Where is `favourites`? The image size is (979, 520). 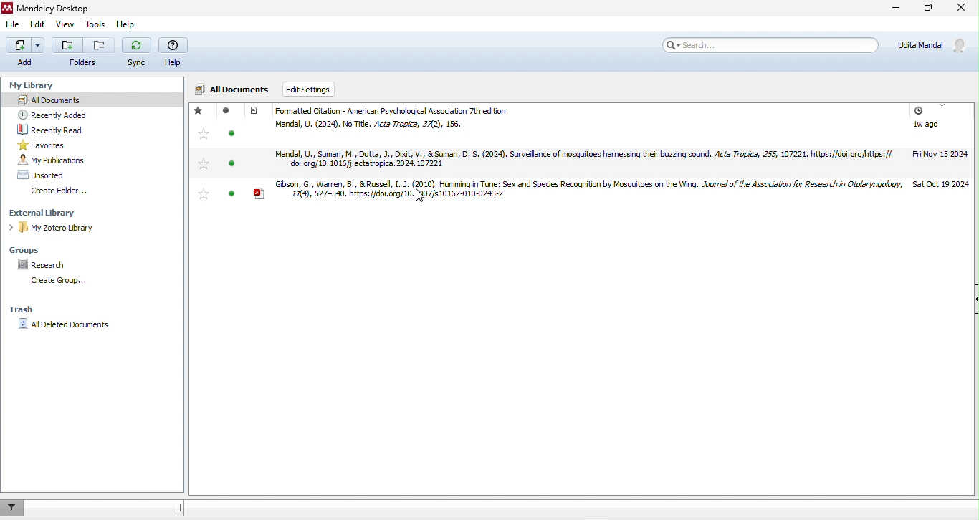 favourites is located at coordinates (57, 144).